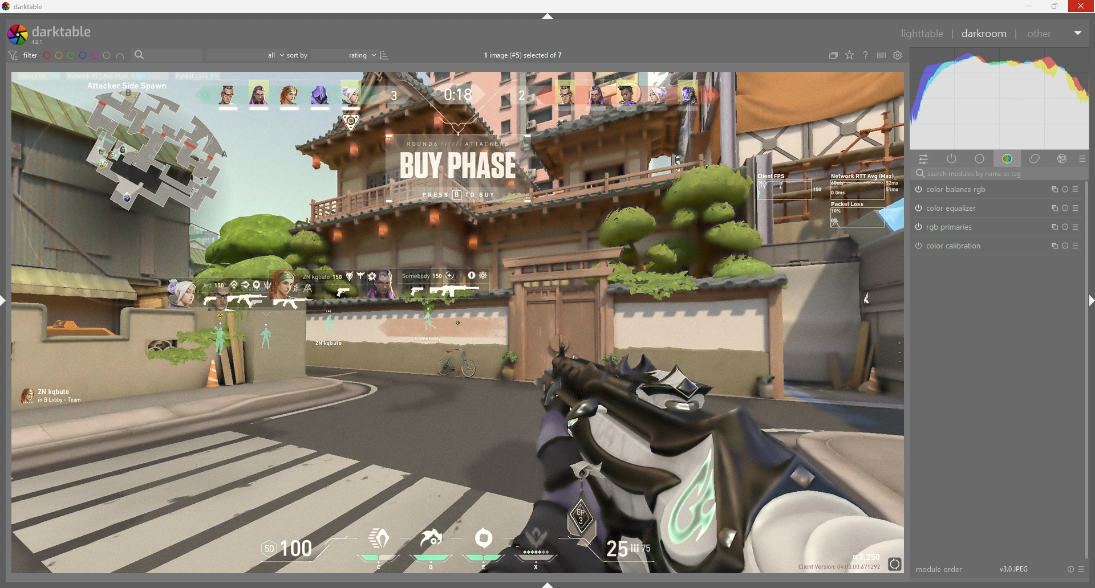  I want to click on collapse grouped images, so click(833, 56).